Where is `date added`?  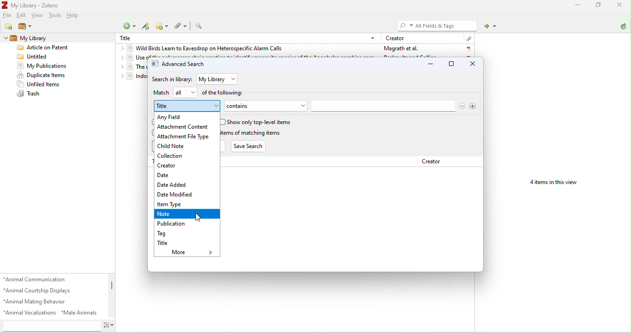
date added is located at coordinates (174, 185).